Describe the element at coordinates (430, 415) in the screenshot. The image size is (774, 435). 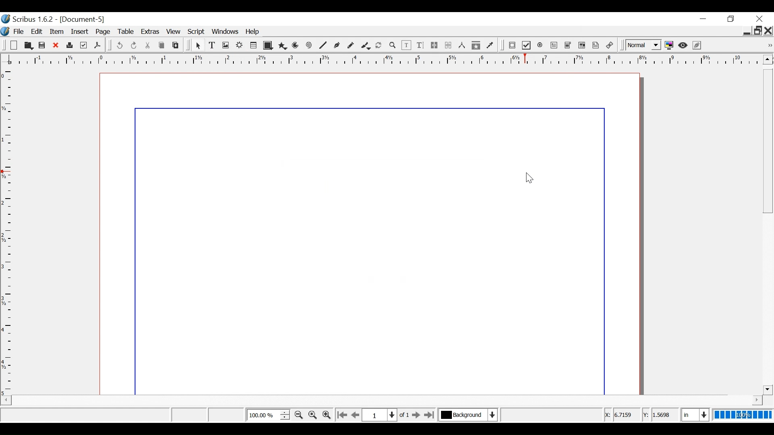
I see `Go to the last page` at that location.